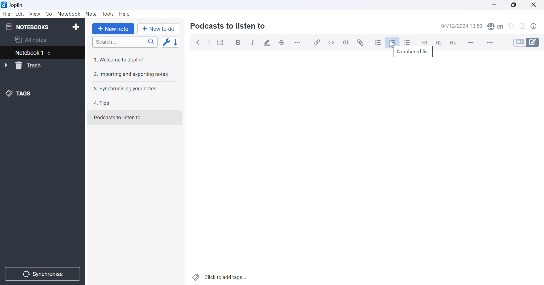  What do you see at coordinates (69, 13) in the screenshot?
I see `Notebook` at bounding box center [69, 13].